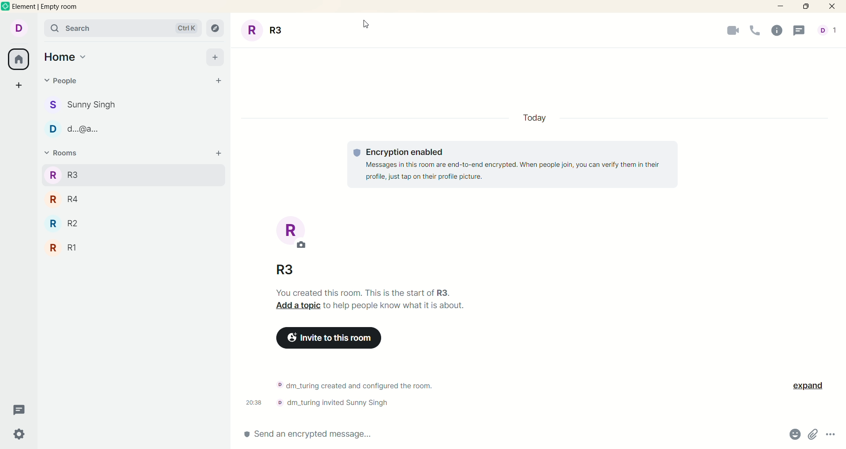  Describe the element at coordinates (776, 31) in the screenshot. I see `room info` at that location.